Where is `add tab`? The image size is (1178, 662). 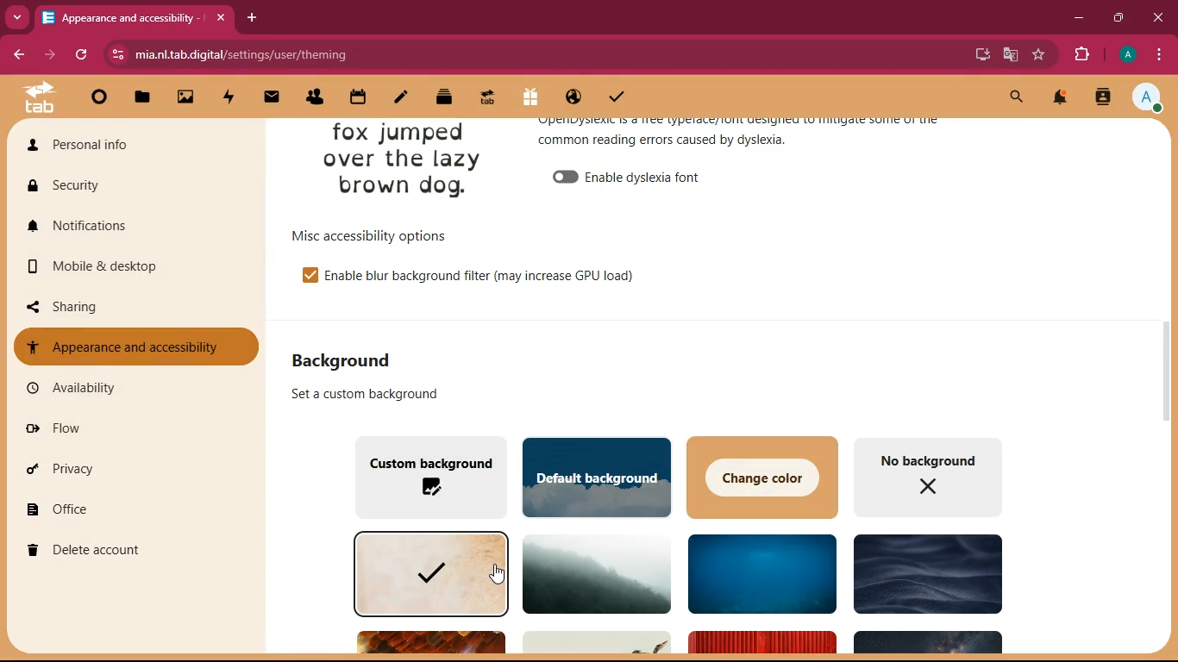
add tab is located at coordinates (249, 17).